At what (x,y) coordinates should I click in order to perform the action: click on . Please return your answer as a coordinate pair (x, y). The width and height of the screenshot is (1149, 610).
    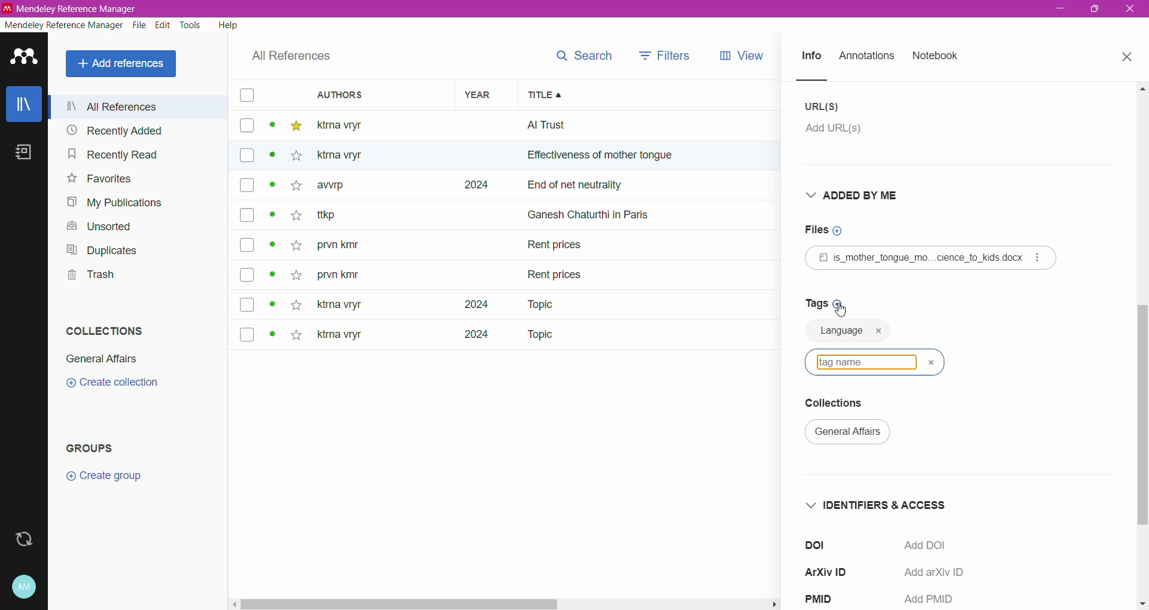
    Looking at the image, I should click on (348, 155).